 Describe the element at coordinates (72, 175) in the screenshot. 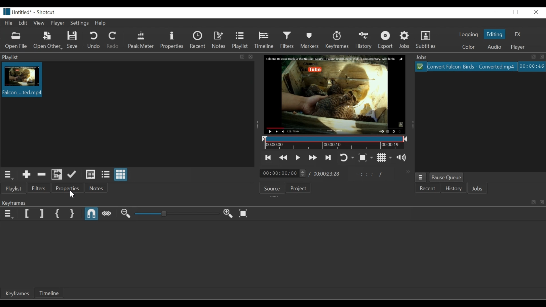

I see `Update` at that location.